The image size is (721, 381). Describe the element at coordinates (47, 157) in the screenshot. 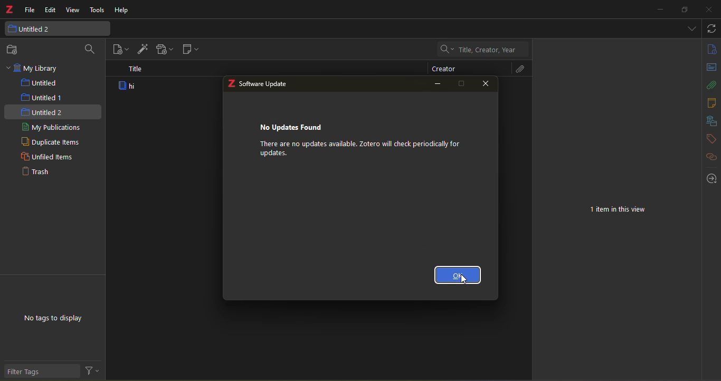

I see `unfiled items` at that location.